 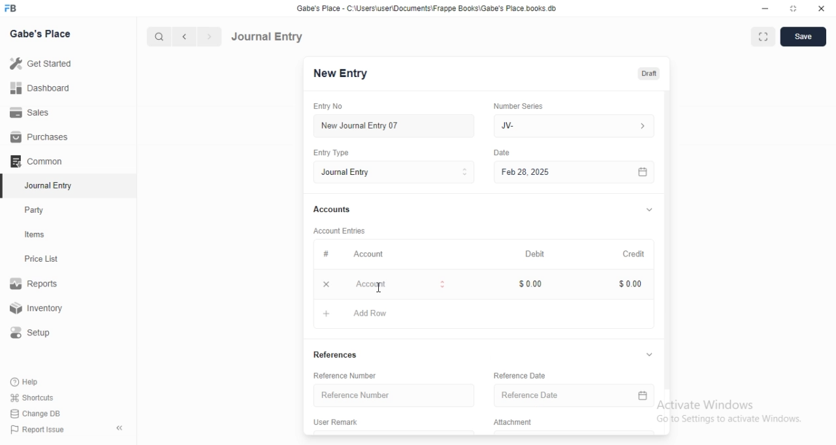 I want to click on ‘Change DB, so click(x=36, y=414).